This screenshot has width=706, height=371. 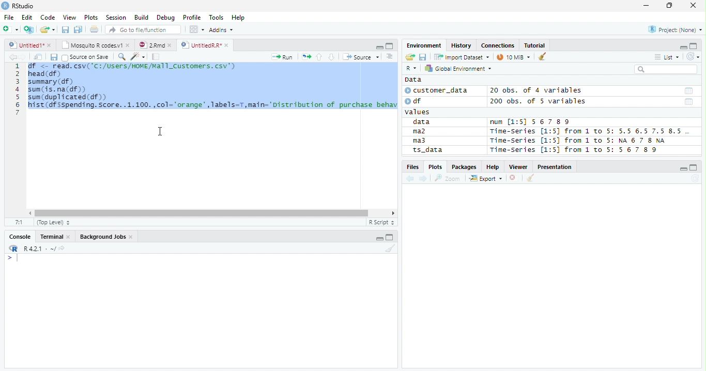 What do you see at coordinates (49, 18) in the screenshot?
I see `Code` at bounding box center [49, 18].